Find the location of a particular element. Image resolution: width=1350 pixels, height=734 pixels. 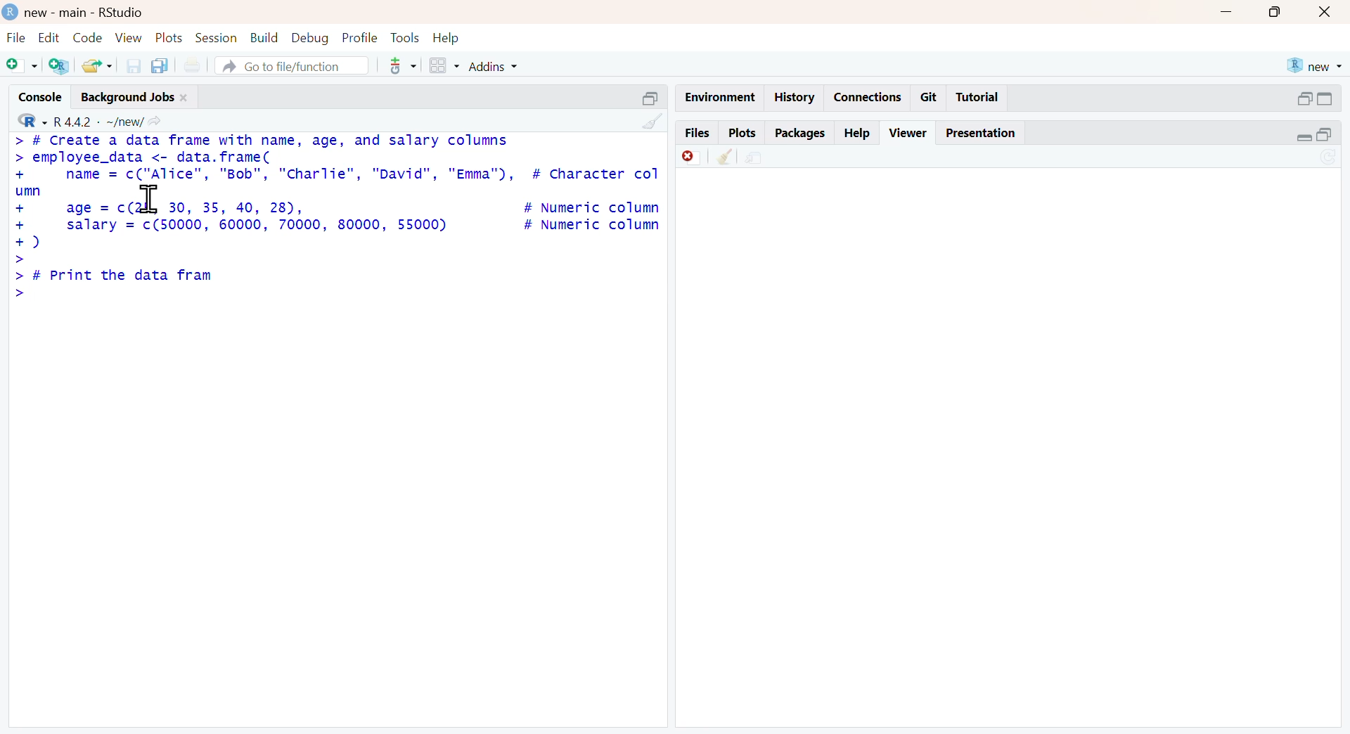

version control is located at coordinates (394, 66).